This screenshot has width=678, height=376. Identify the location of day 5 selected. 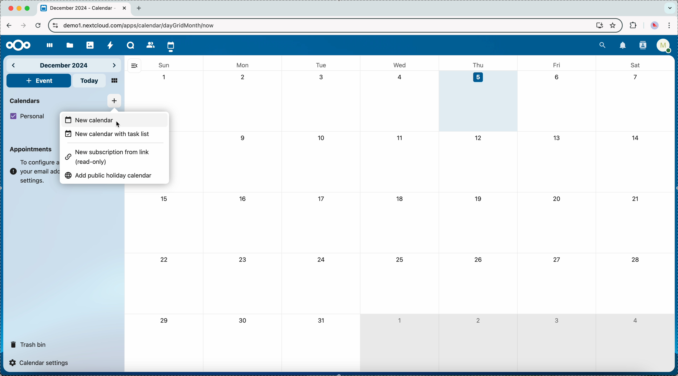
(479, 101).